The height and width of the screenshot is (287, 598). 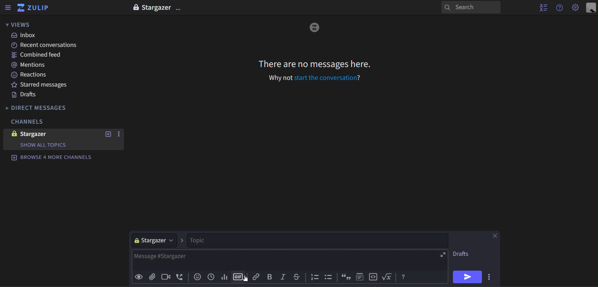 What do you see at coordinates (299, 278) in the screenshot?
I see `strike through` at bounding box center [299, 278].